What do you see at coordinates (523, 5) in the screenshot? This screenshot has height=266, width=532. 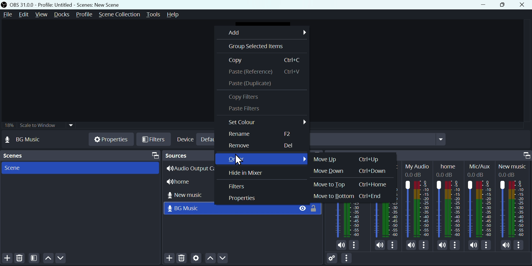 I see `close` at bounding box center [523, 5].